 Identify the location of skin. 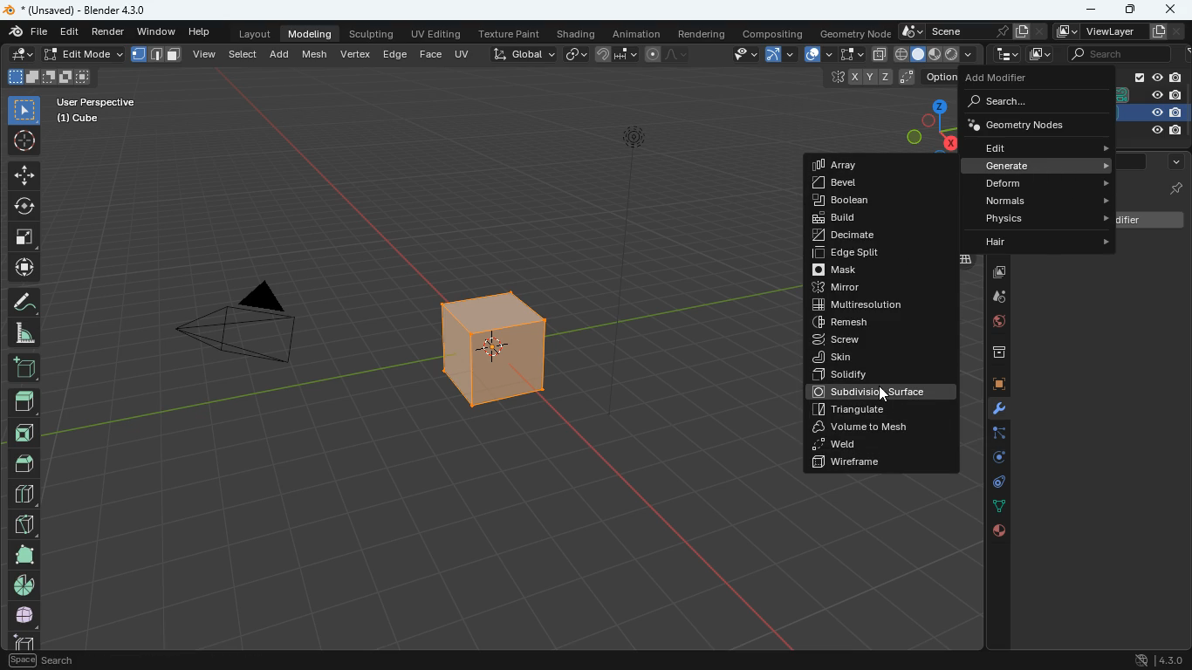
(866, 358).